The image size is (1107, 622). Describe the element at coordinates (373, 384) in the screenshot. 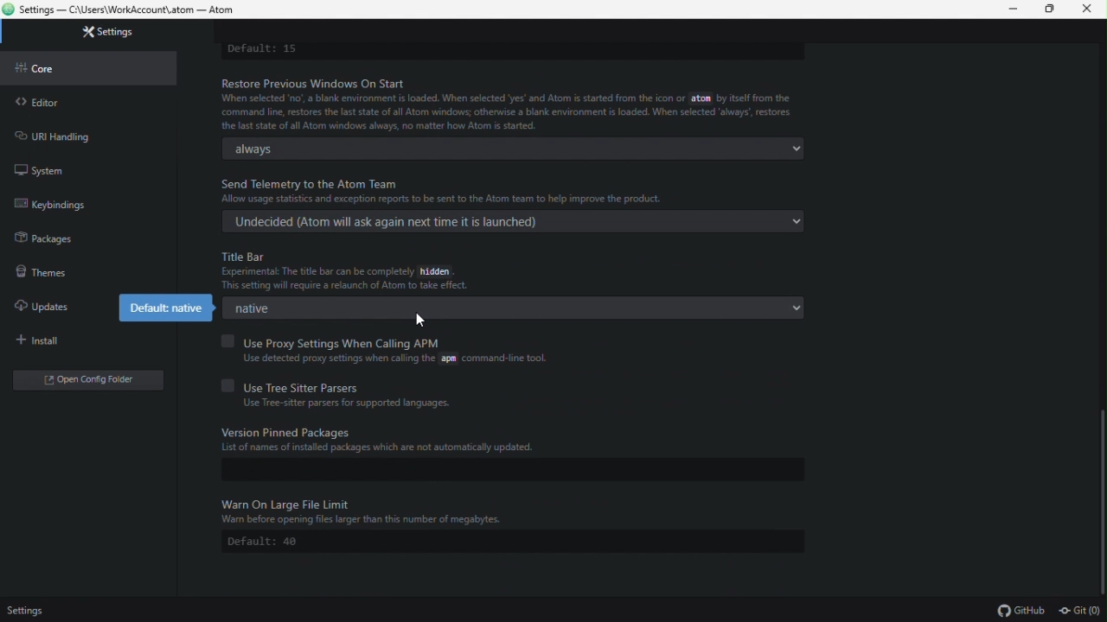

I see `Use Tree Sitter Parsers` at that location.